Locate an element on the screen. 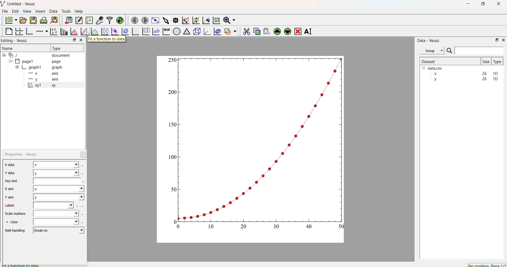 The image size is (507, 267). document is located at coordinates (38, 55).